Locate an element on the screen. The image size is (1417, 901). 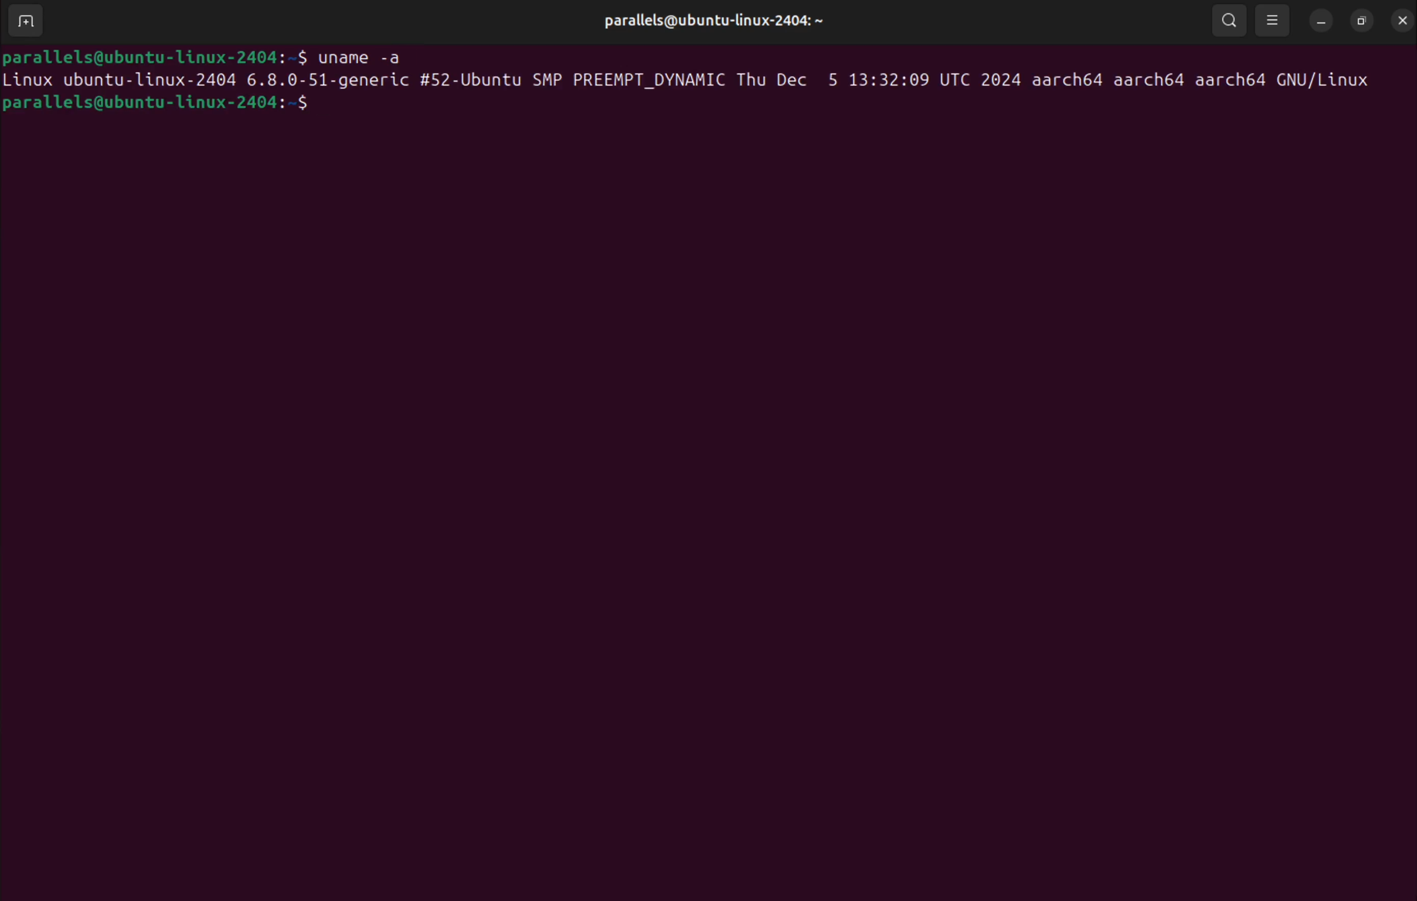
parallels@ubuntu-linux-2404:~ is located at coordinates (723, 21).